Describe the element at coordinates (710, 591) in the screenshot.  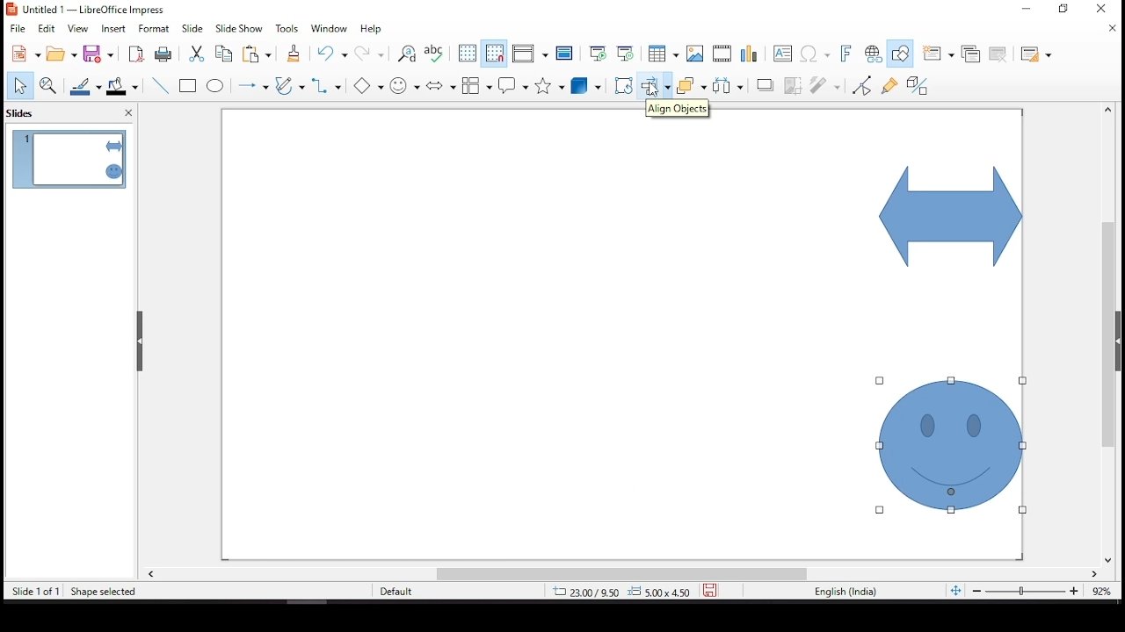
I see `save` at that location.